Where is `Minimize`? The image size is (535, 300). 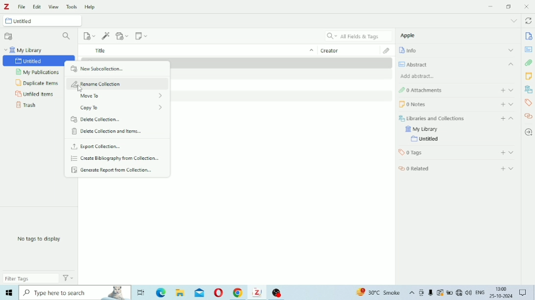
Minimize is located at coordinates (490, 7).